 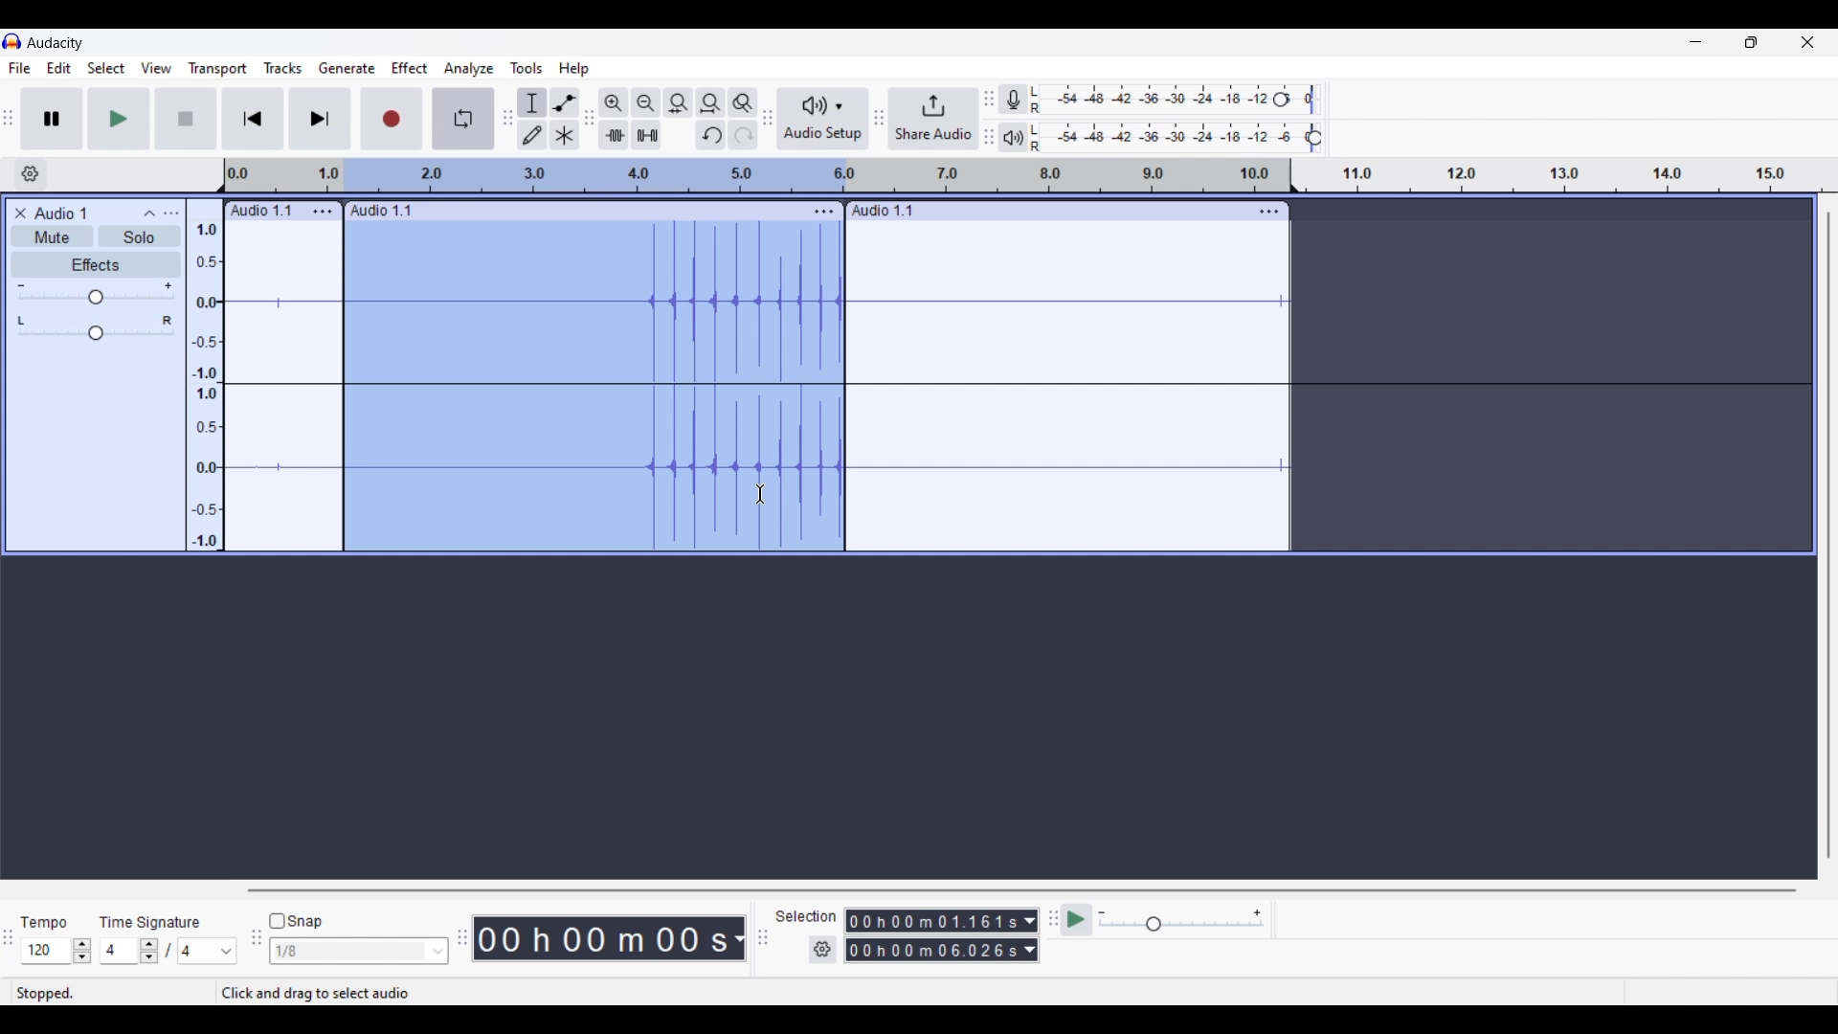 I want to click on Open menu, so click(x=170, y=214).